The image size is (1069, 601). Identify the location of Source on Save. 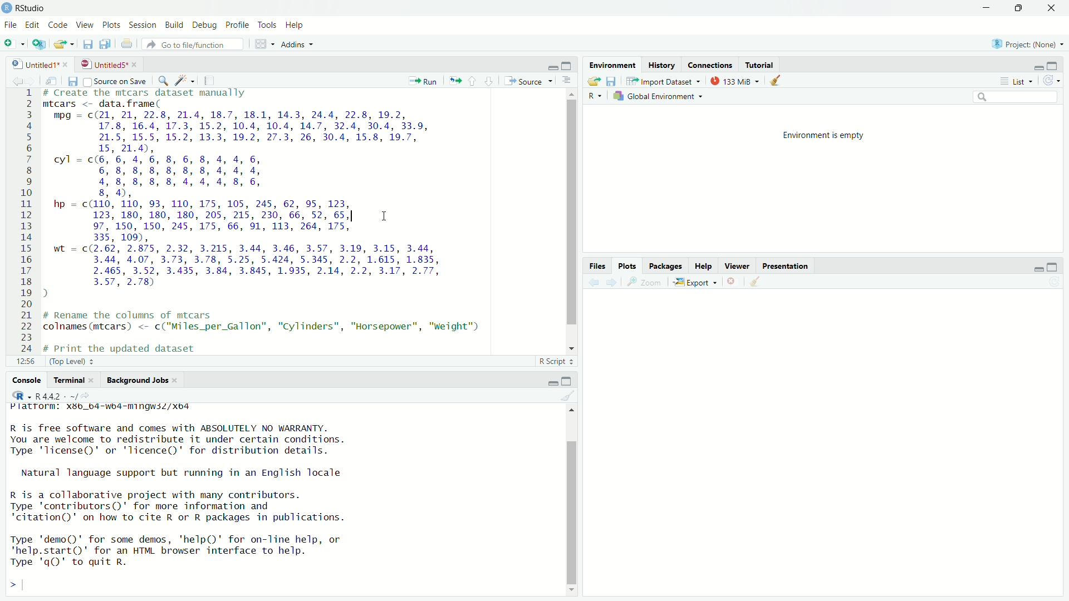
(116, 81).